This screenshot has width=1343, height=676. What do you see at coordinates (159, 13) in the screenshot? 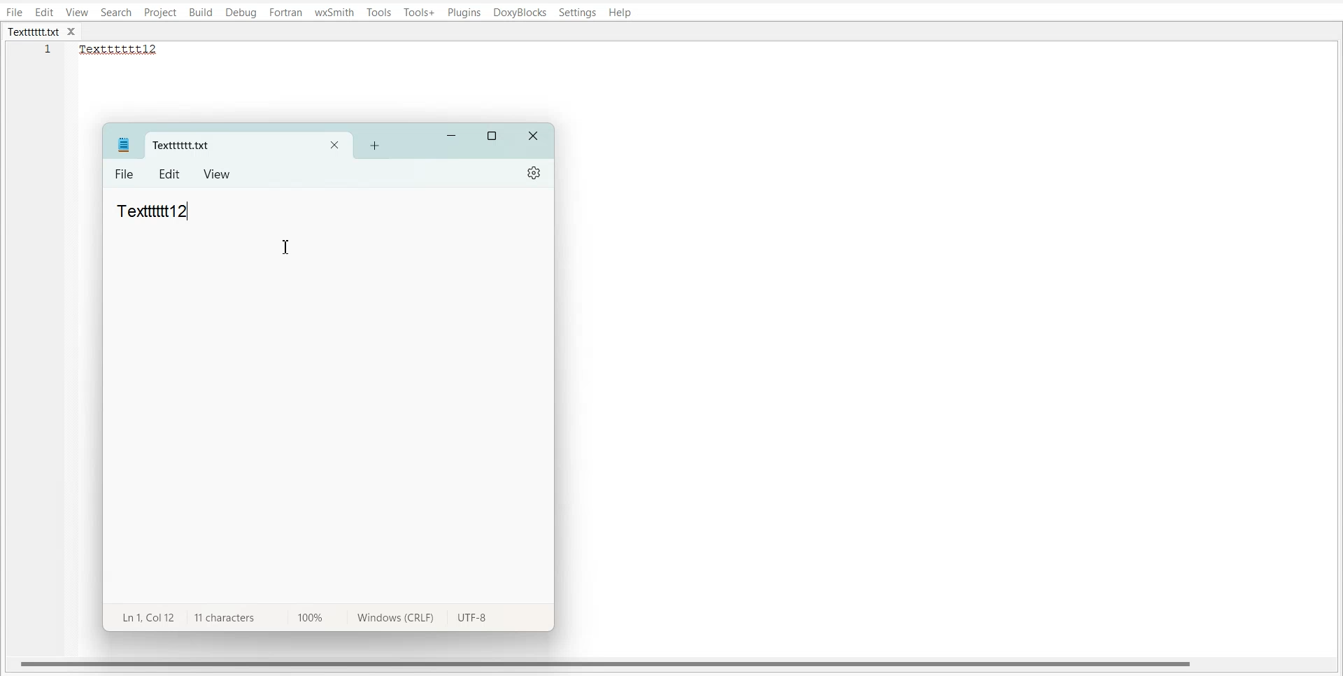
I see `Project` at bounding box center [159, 13].